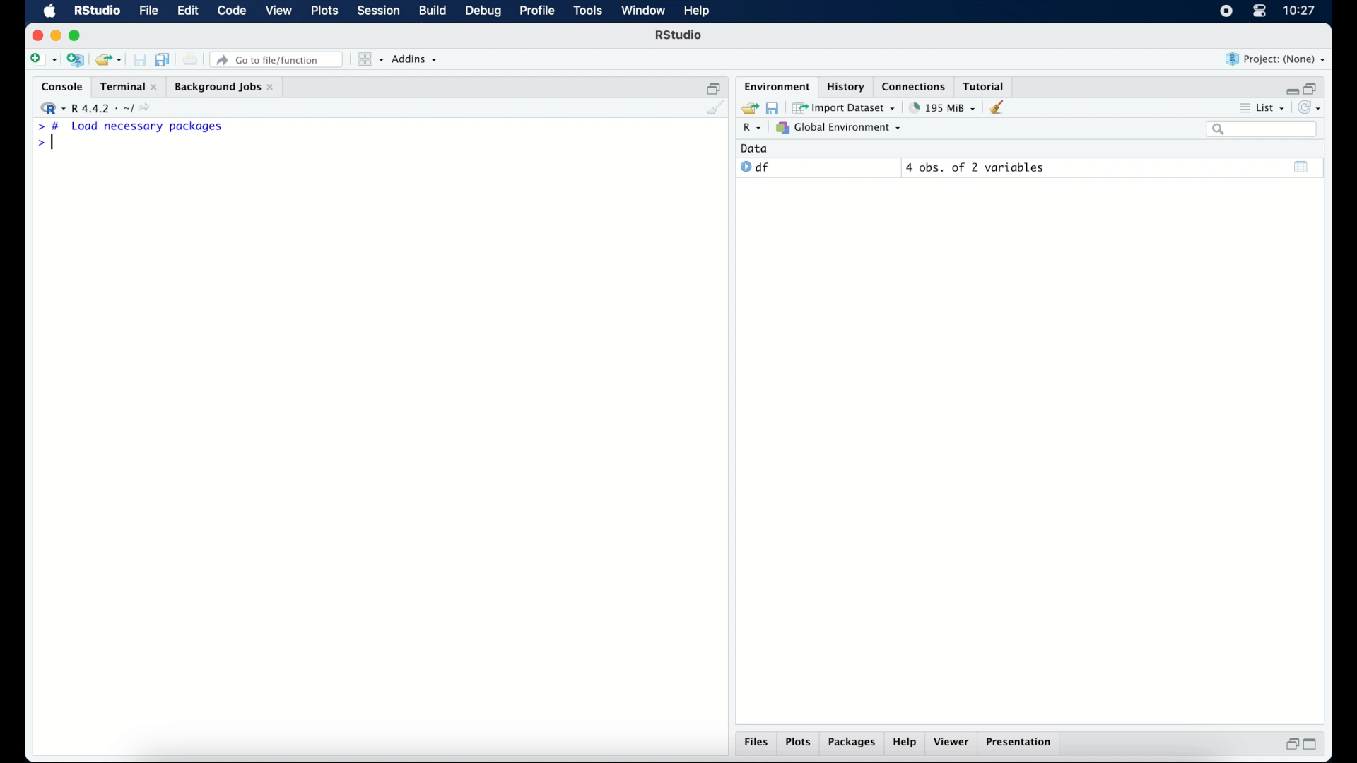  I want to click on presentation, so click(1021, 743).